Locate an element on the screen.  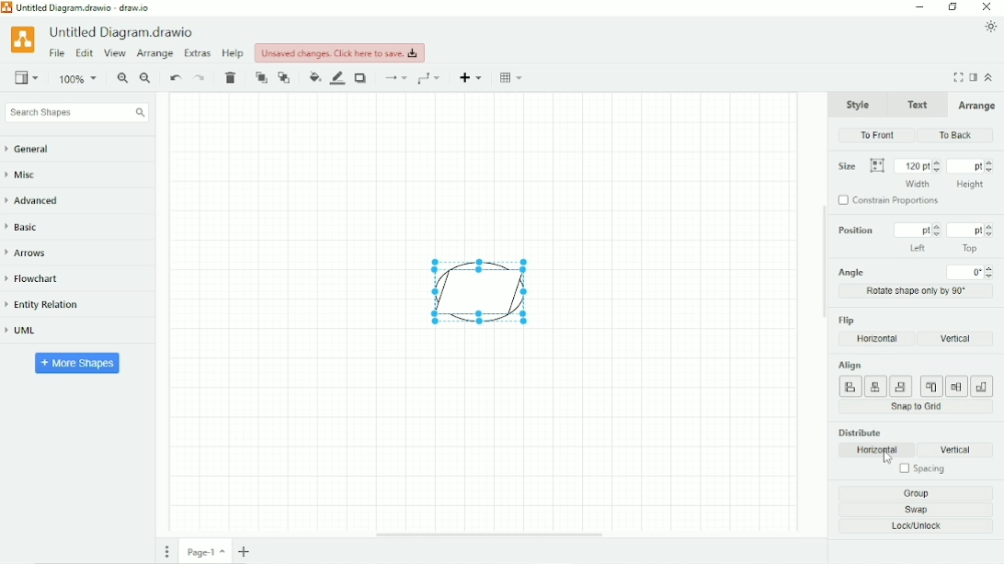
Waypoints is located at coordinates (431, 78).